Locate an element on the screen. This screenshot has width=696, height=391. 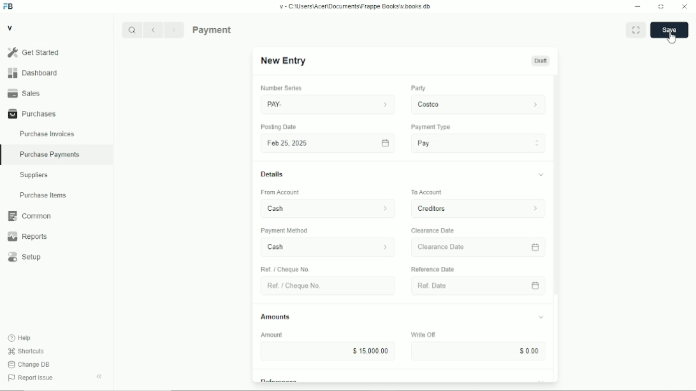
Gel Started is located at coordinates (56, 52).